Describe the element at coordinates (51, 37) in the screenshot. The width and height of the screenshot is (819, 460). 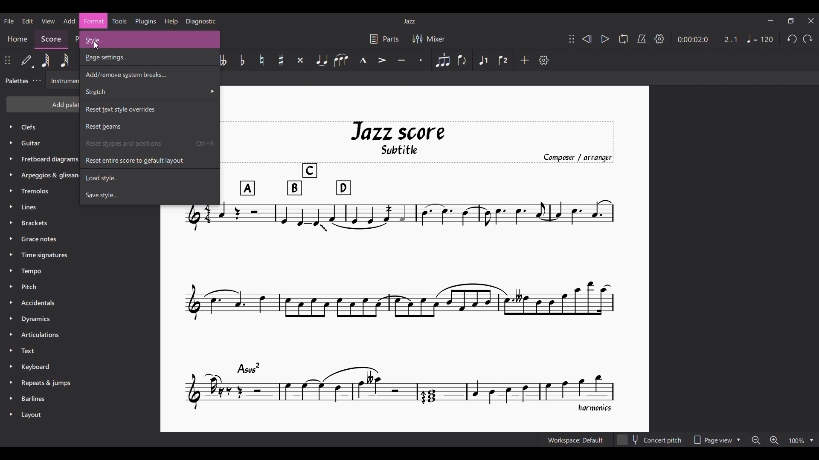
I see `Score, current section highlighted` at that location.